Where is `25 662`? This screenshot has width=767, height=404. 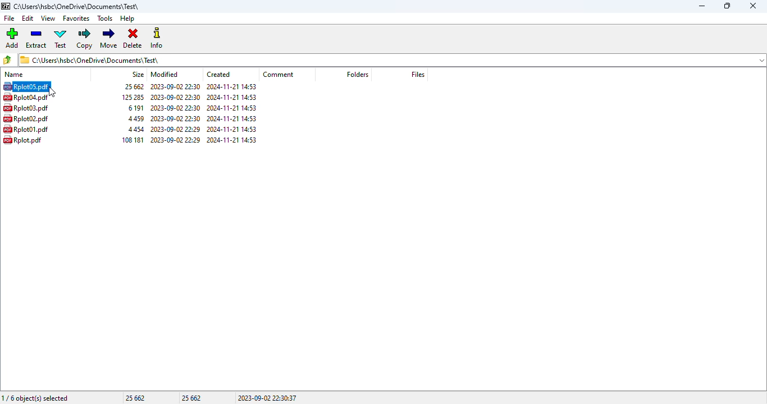 25 662 is located at coordinates (191, 398).